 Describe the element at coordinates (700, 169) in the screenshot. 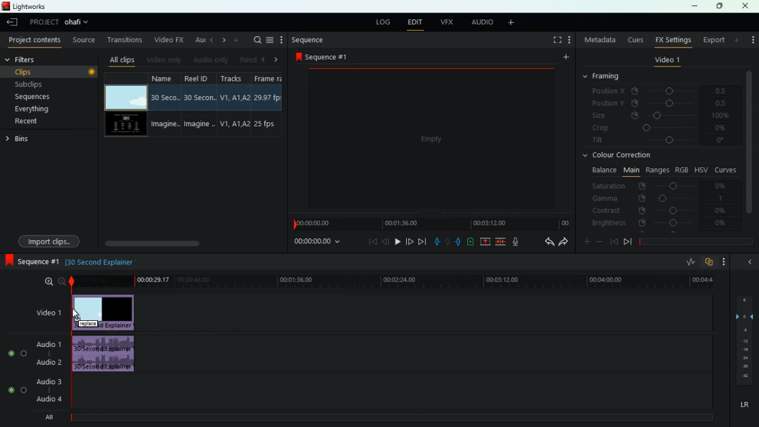

I see `hsv` at that location.